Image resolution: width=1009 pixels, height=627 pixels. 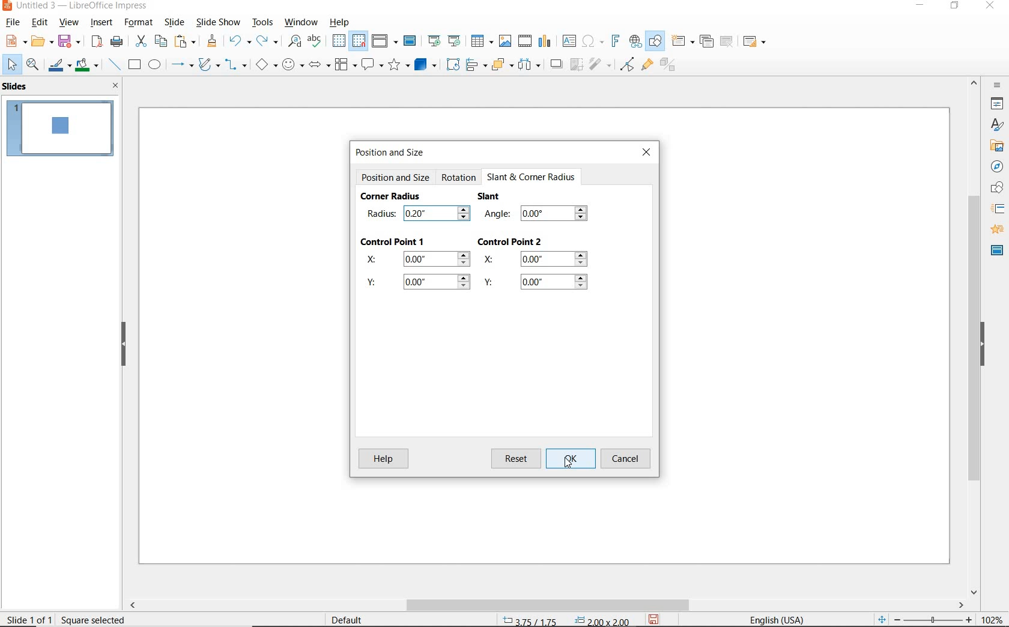 I want to click on fill color, so click(x=88, y=65).